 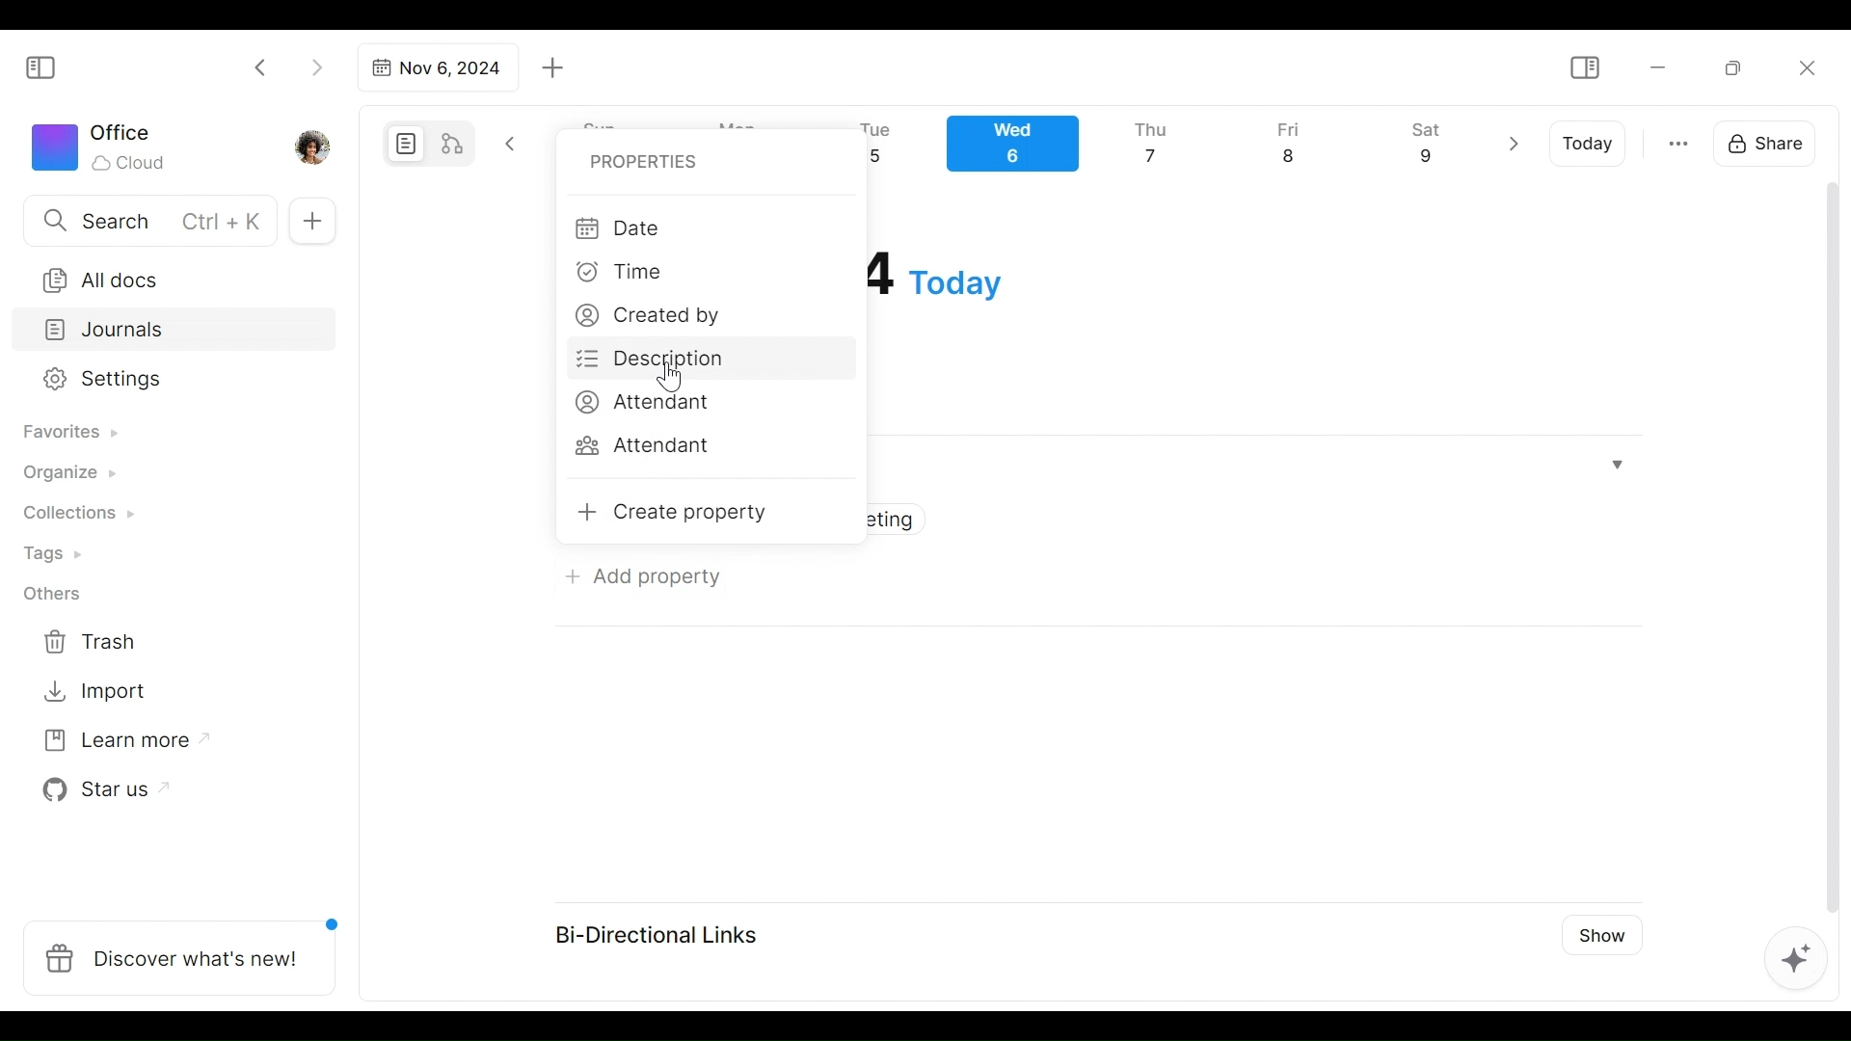 I want to click on Trash, so click(x=92, y=642).